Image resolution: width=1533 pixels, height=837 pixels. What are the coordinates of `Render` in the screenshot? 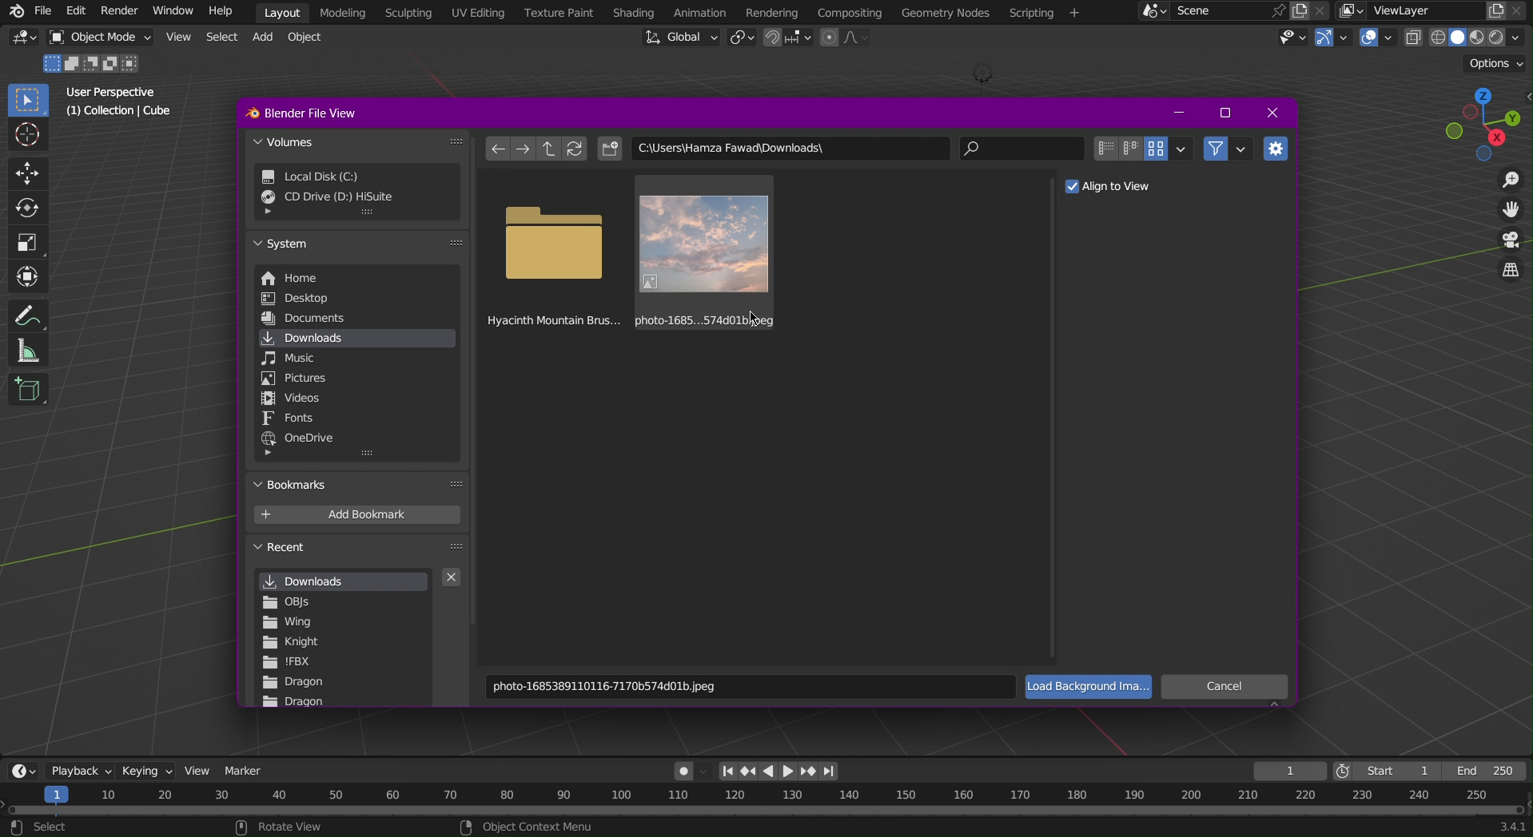 It's located at (117, 12).